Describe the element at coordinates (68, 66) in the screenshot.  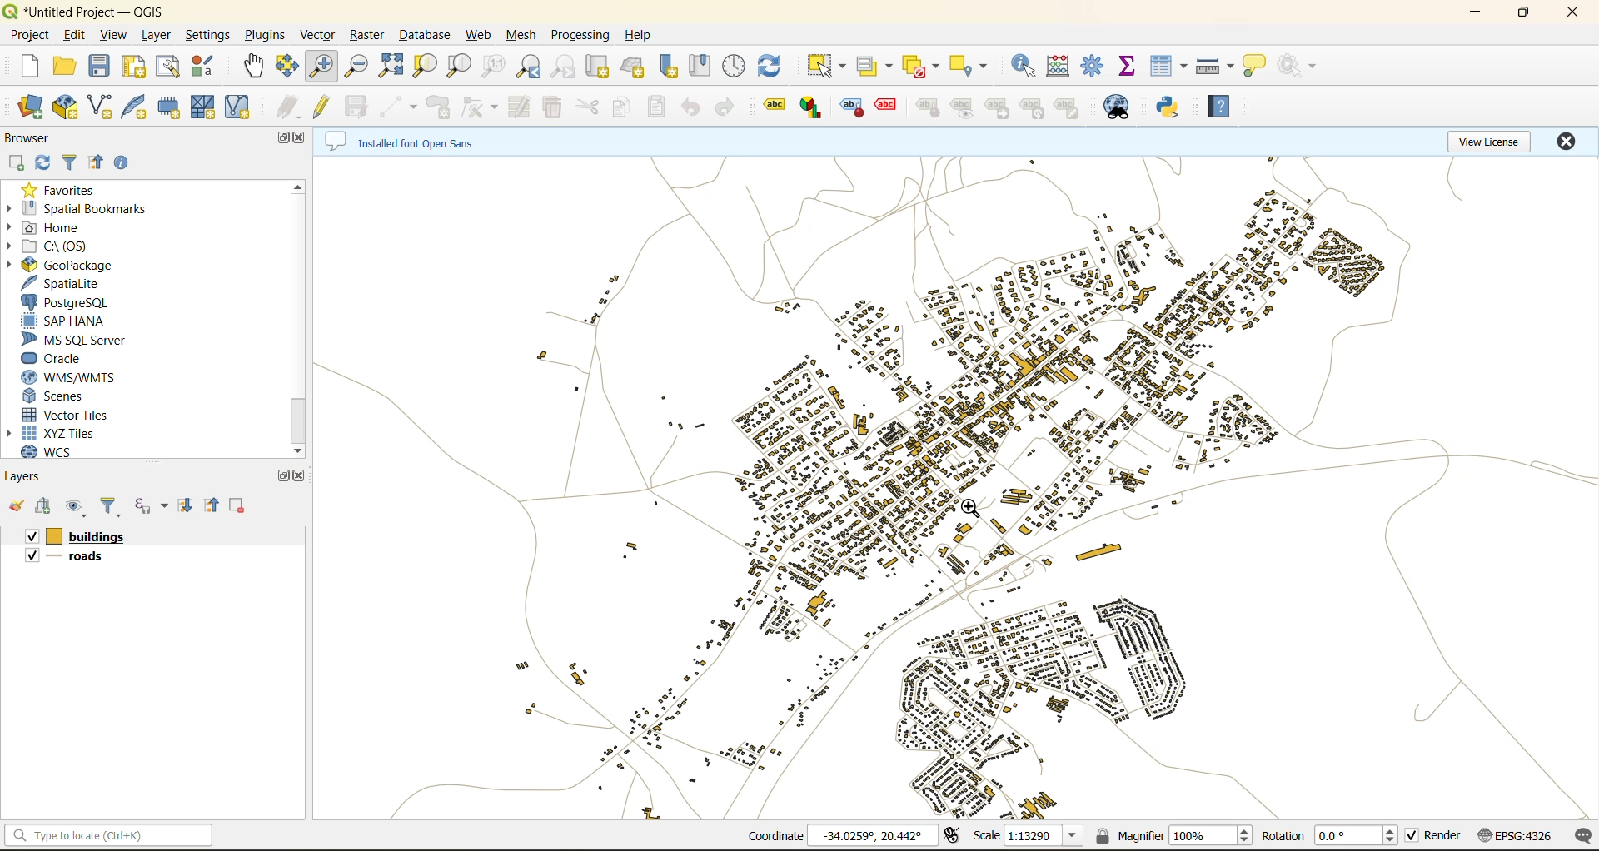
I see `open` at that location.